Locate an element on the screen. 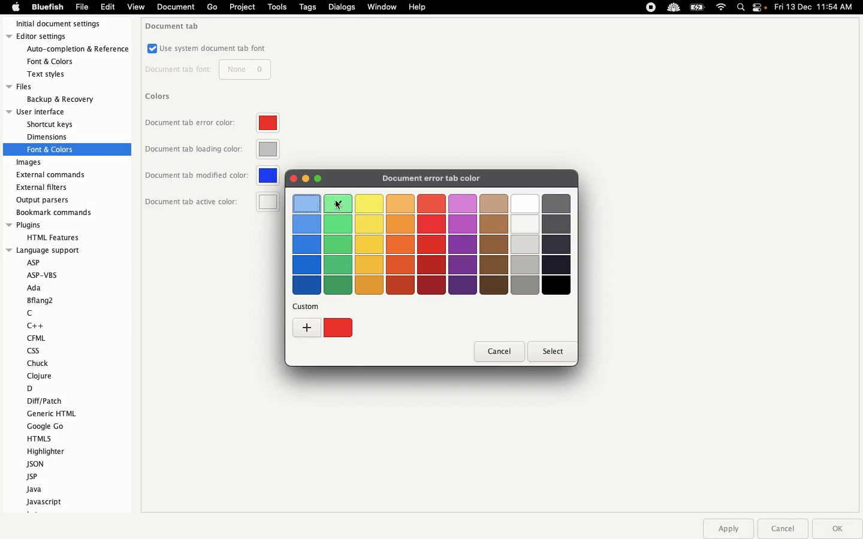 The image size is (863, 539). Select is located at coordinates (551, 351).